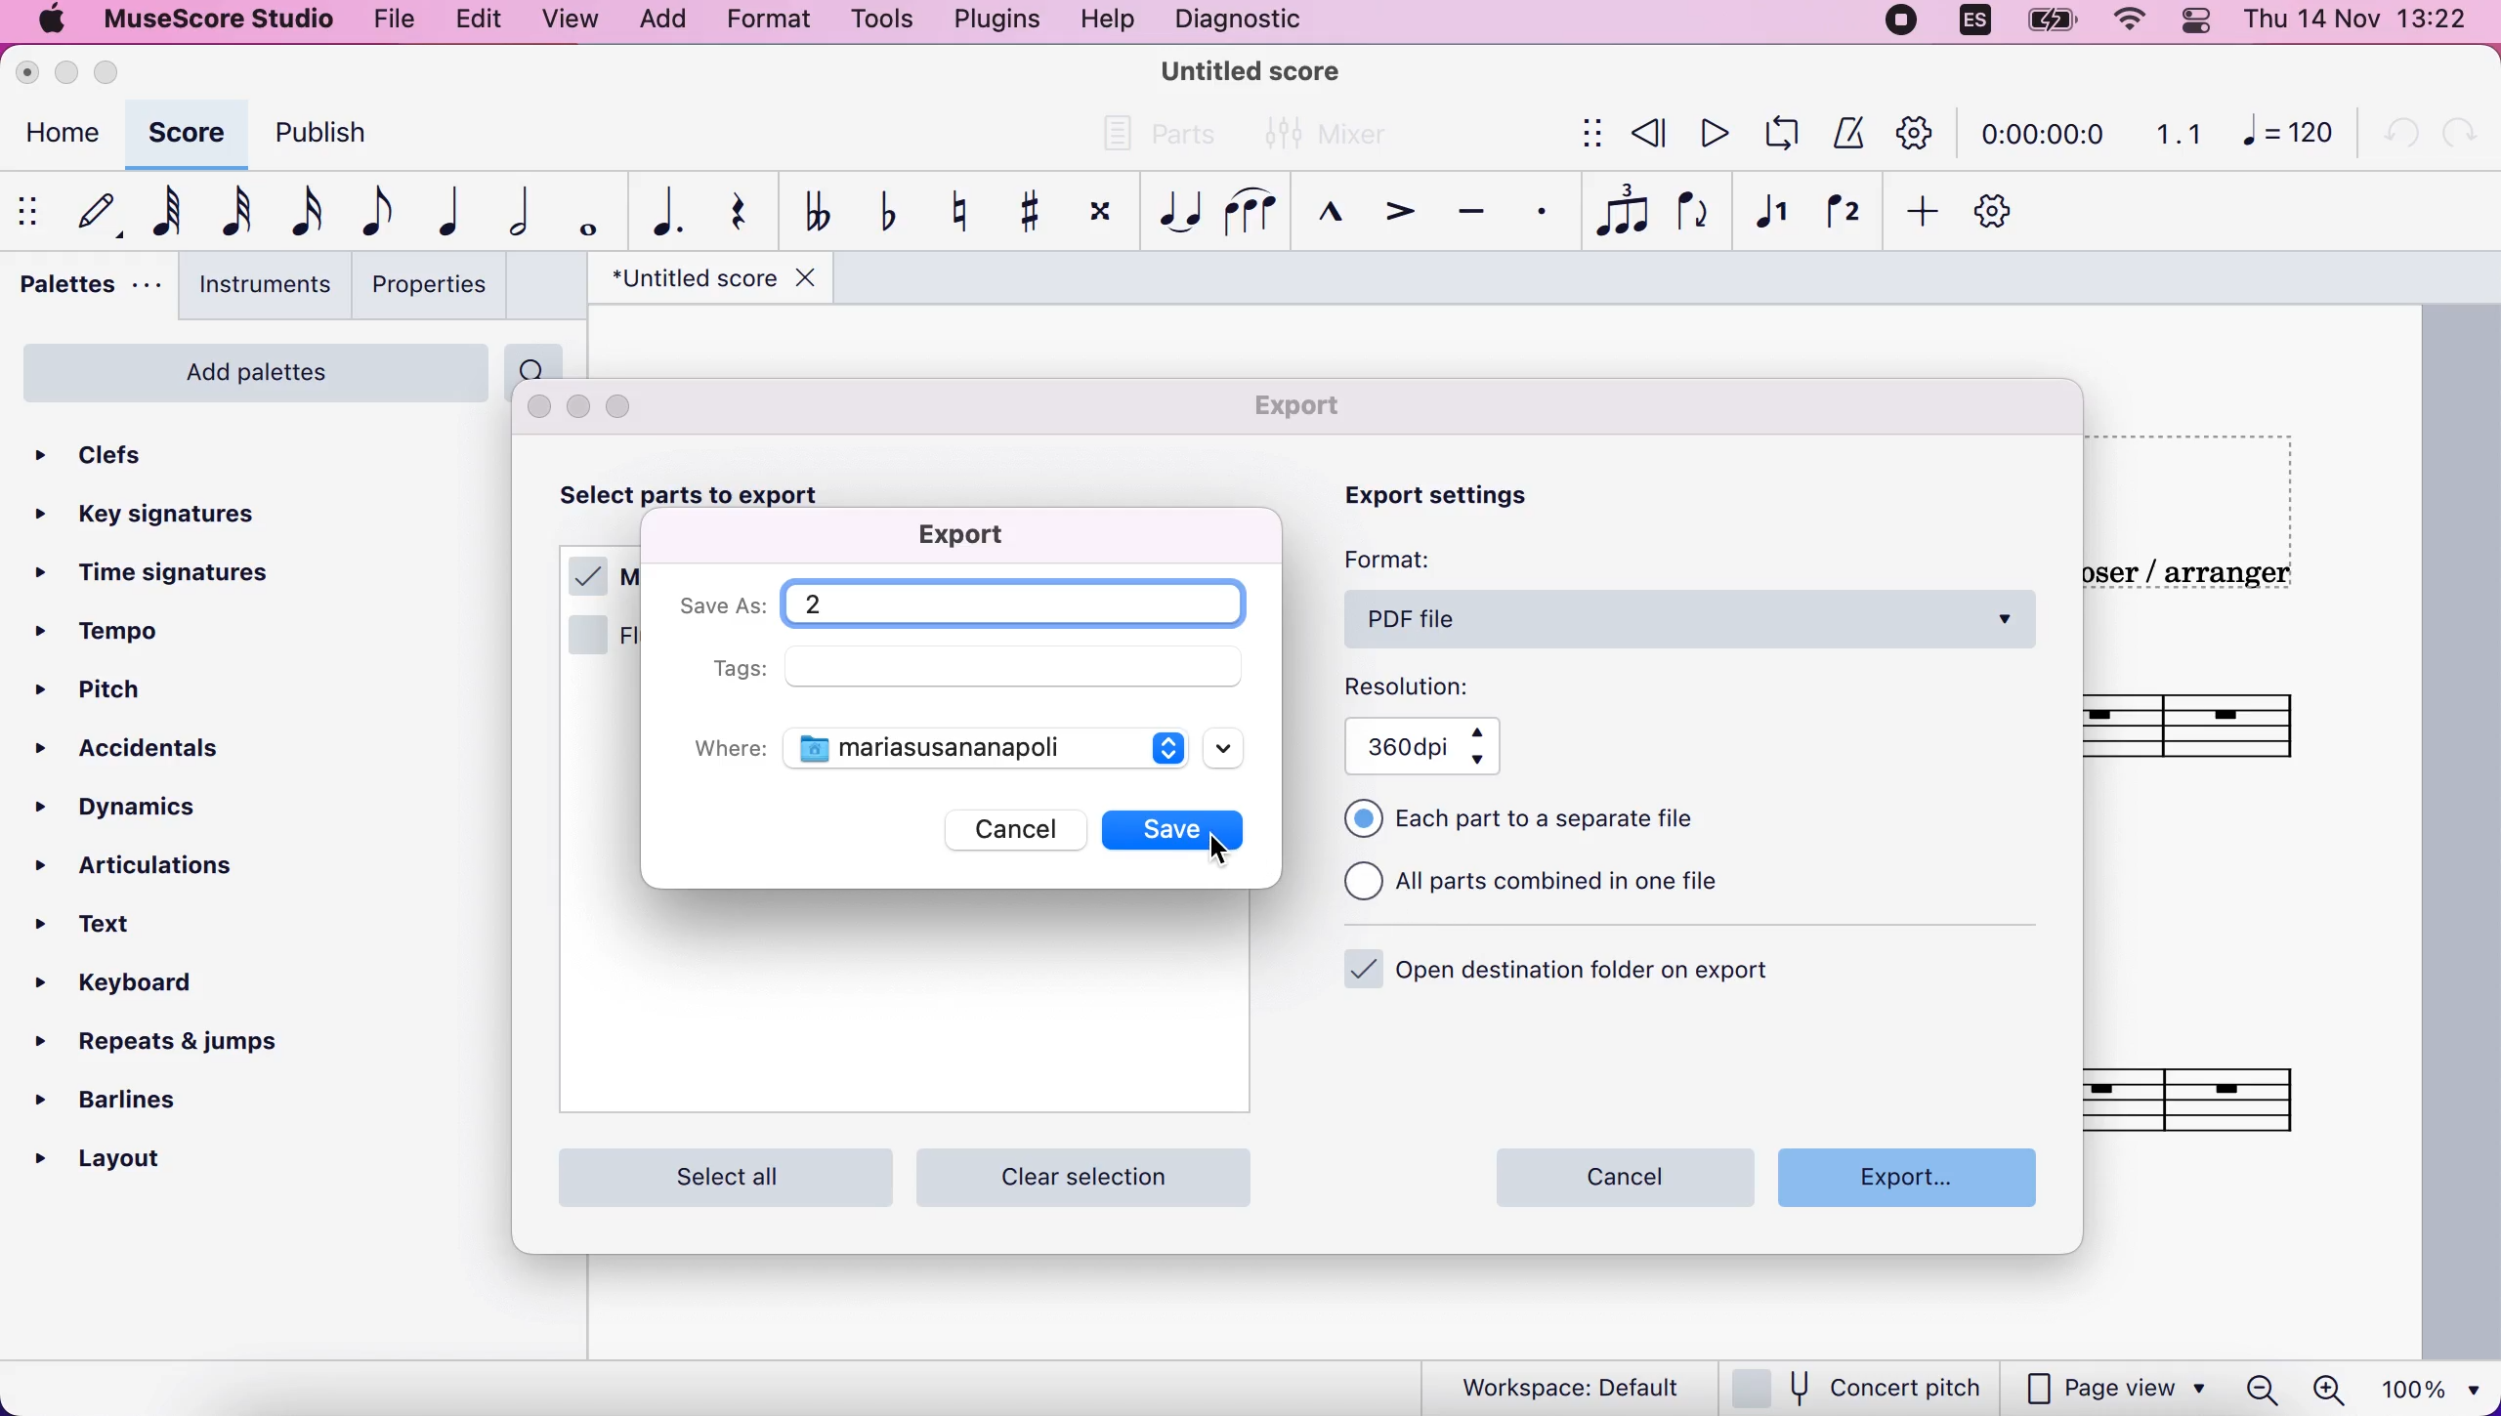 Image resolution: width=2501 pixels, height=1416 pixels. What do you see at coordinates (1616, 213) in the screenshot?
I see `tuples` at bounding box center [1616, 213].